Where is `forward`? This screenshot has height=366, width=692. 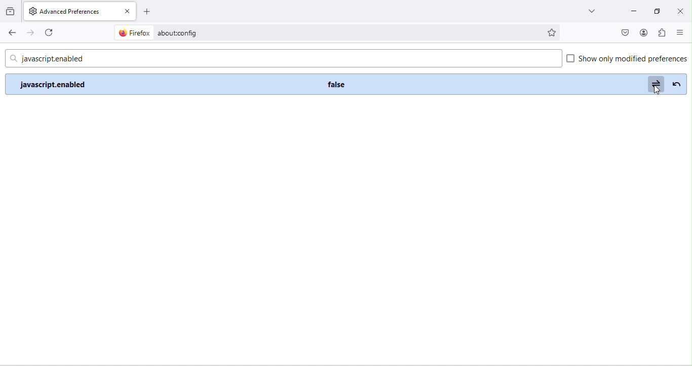
forward is located at coordinates (30, 32).